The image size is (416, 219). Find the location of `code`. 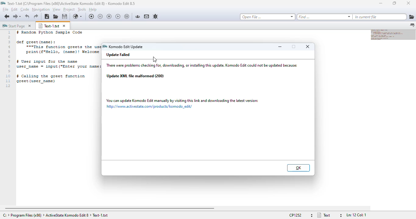

code is located at coordinates (58, 57).